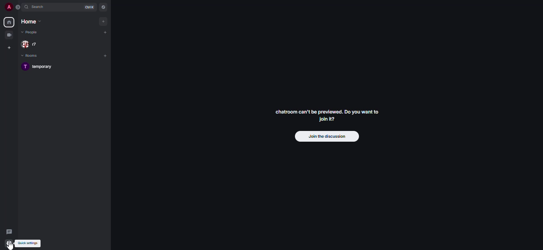 The height and width of the screenshot is (250, 543). Describe the element at coordinates (105, 33) in the screenshot. I see `add` at that location.